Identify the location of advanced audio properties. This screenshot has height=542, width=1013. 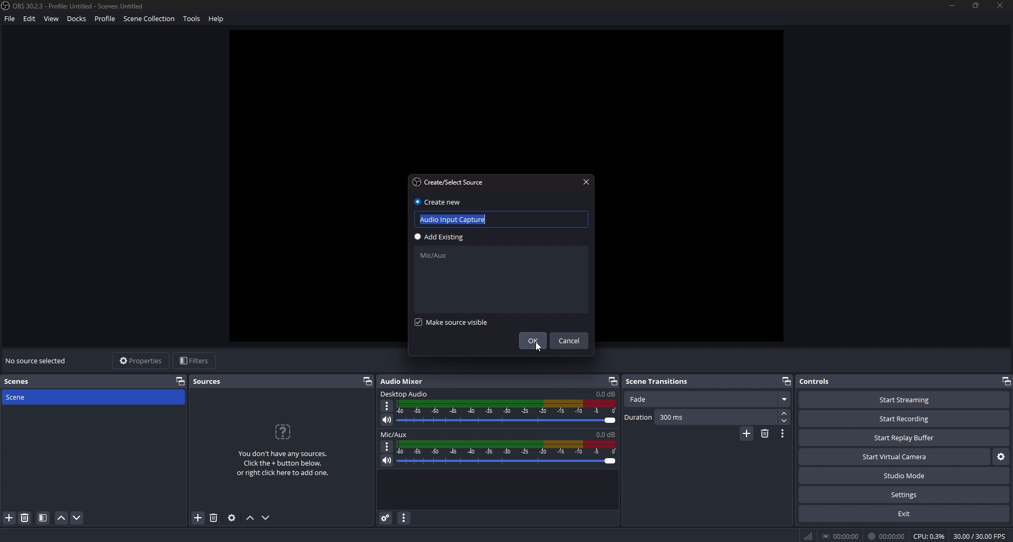
(385, 517).